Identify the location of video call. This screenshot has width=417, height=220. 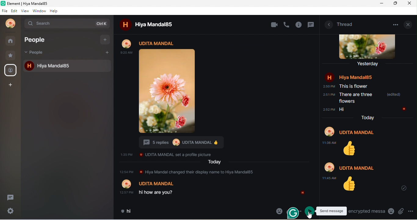
(274, 25).